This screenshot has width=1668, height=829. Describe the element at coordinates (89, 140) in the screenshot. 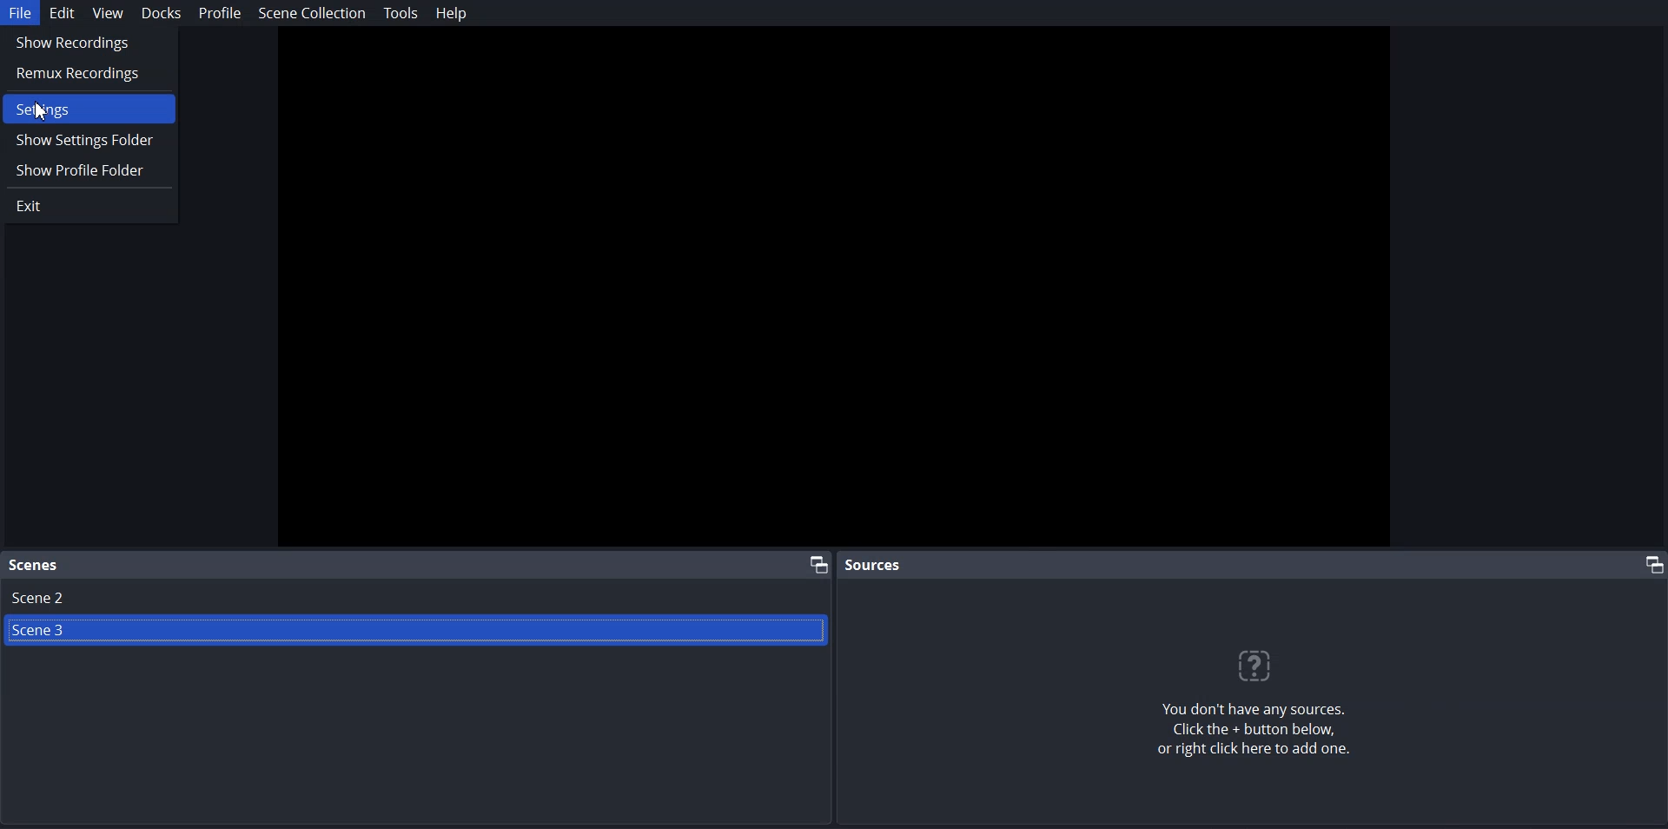

I see `Show Settings Folder` at that location.